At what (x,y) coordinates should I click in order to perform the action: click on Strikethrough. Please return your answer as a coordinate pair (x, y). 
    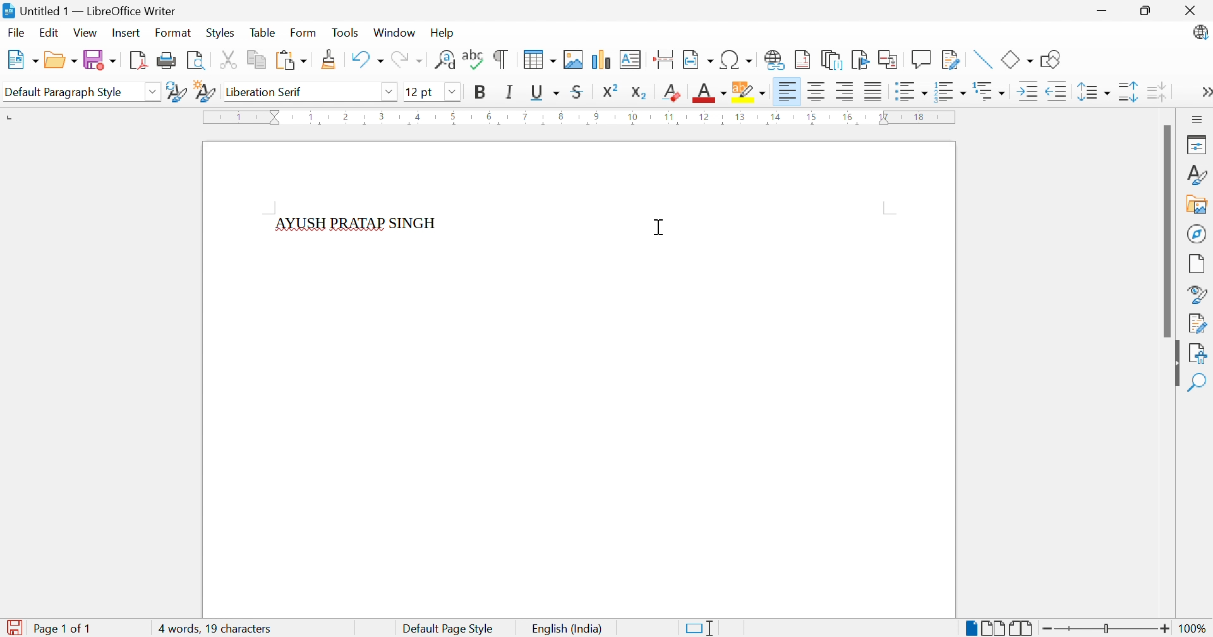
    Looking at the image, I should click on (577, 94).